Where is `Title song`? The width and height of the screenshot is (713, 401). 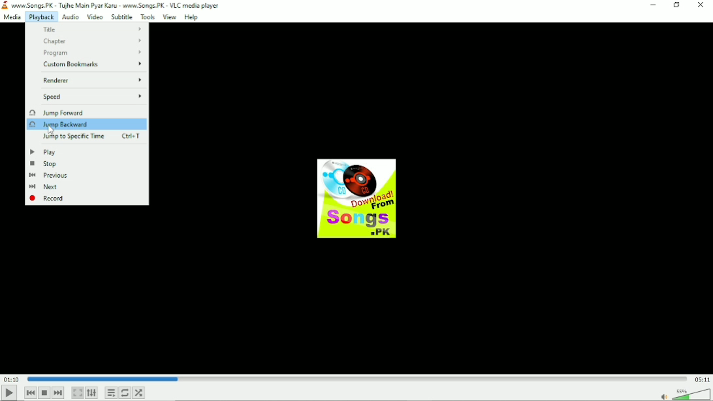 Title song is located at coordinates (119, 5).